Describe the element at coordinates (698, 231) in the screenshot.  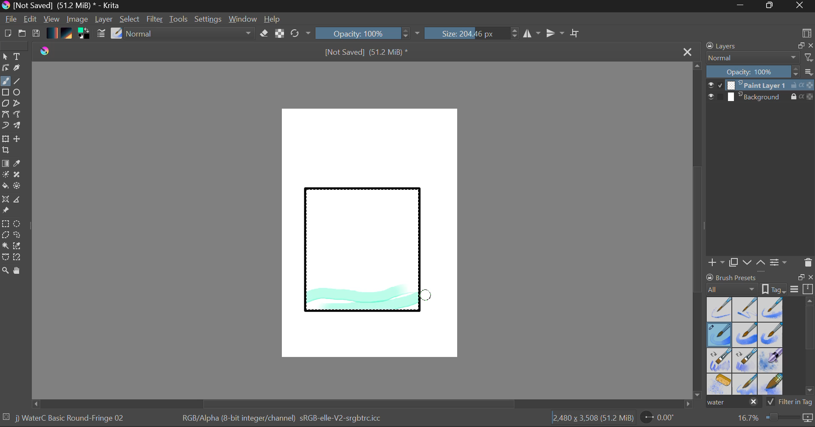
I see `Scroll Bar` at that location.